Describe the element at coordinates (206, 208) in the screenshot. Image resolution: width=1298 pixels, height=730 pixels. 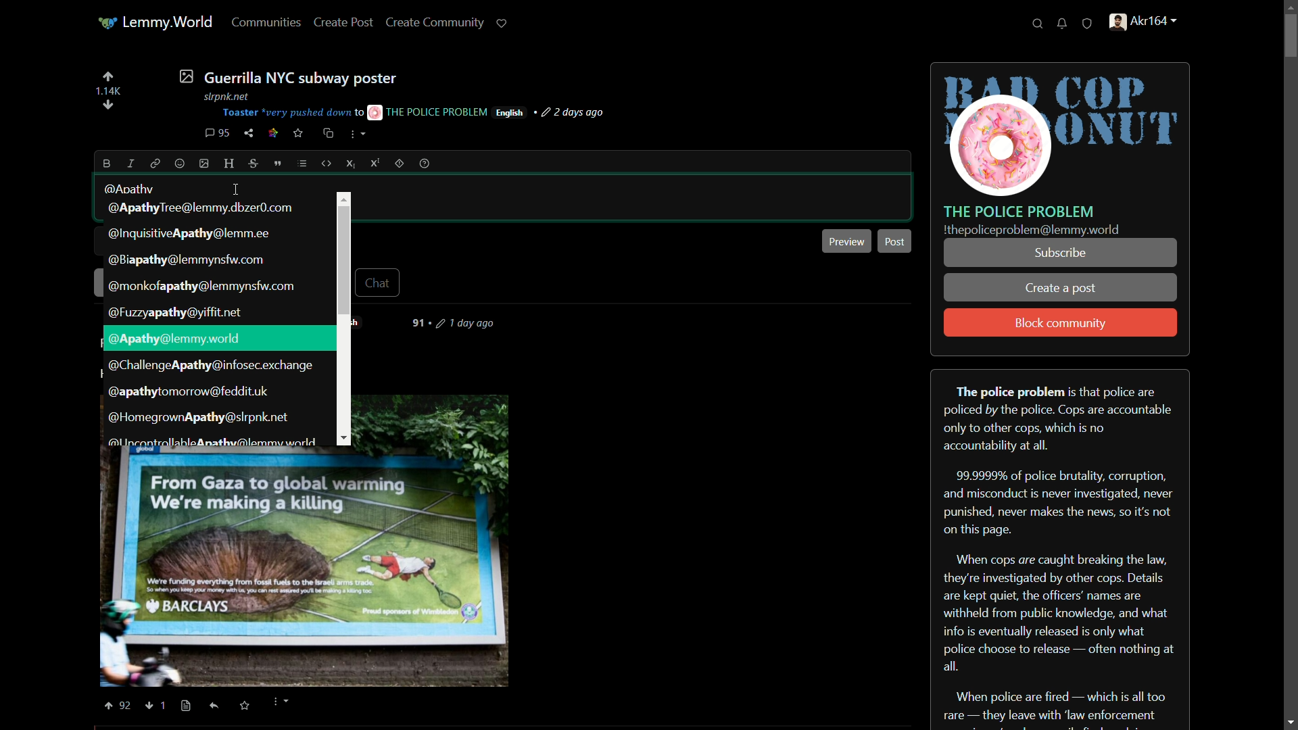
I see `suggestion-1` at that location.